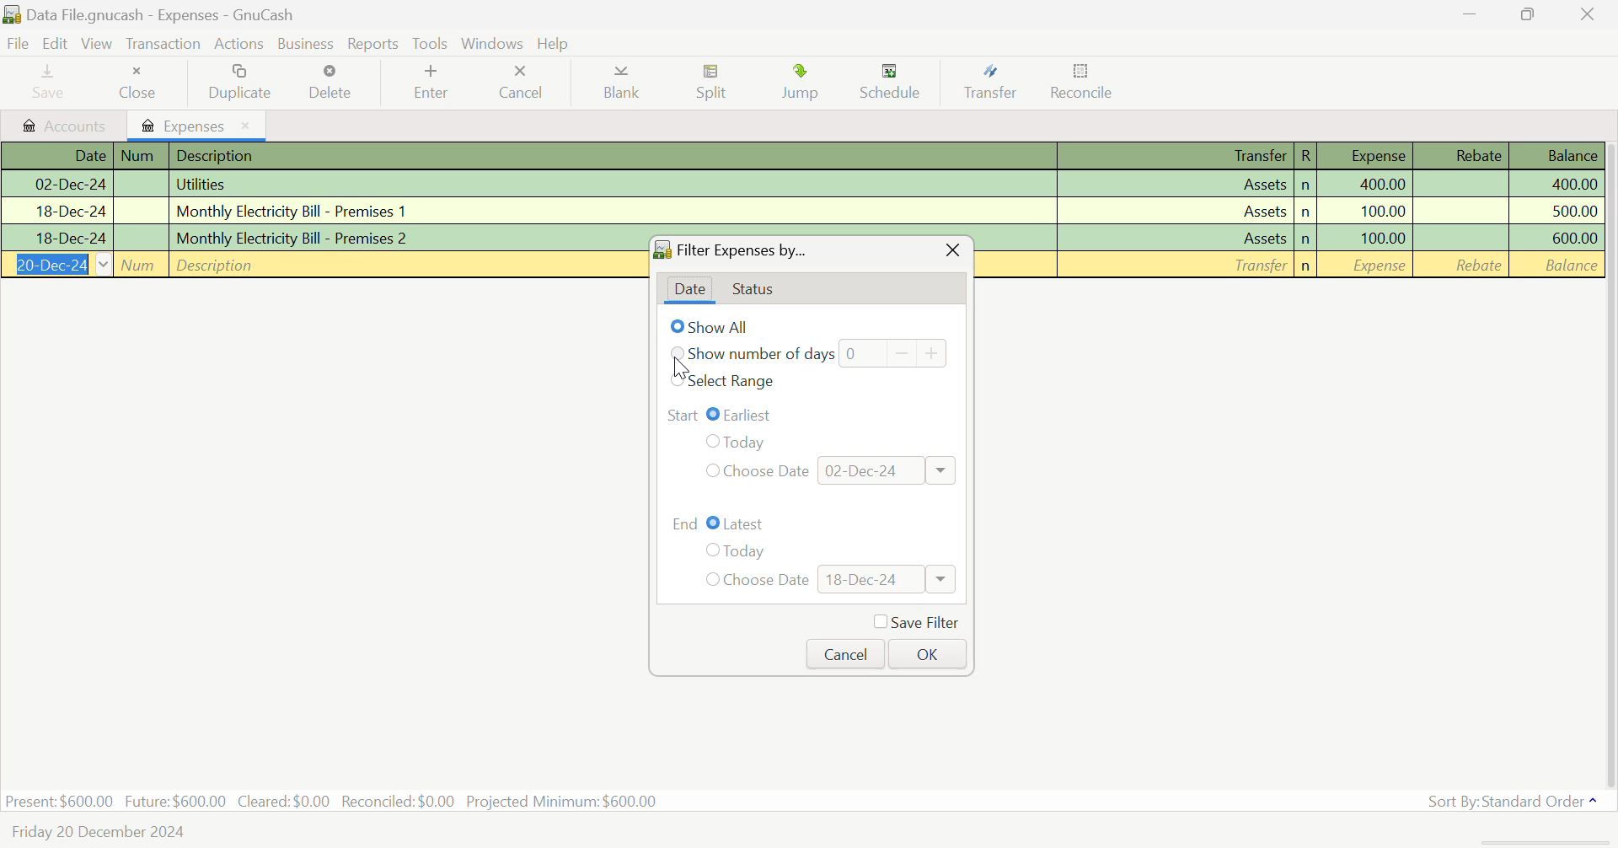 The image size is (1618, 848). I want to click on Reports, so click(372, 41).